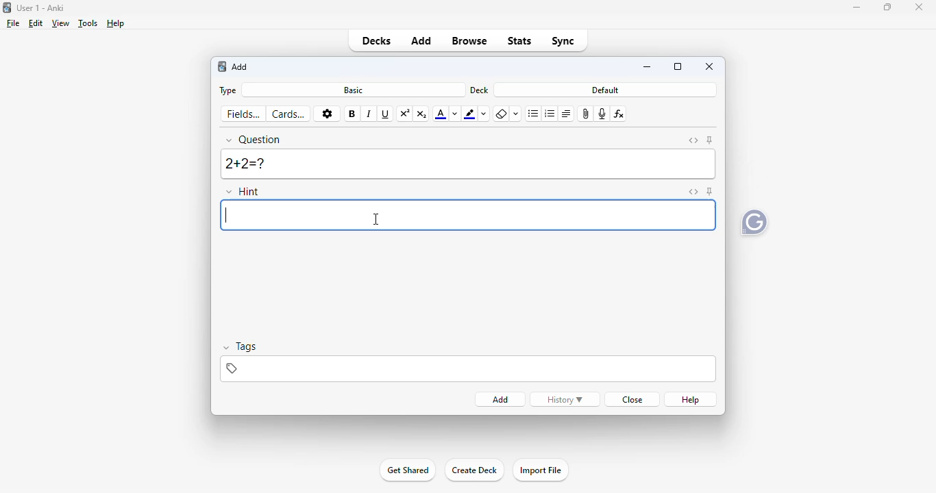  What do you see at coordinates (289, 114) in the screenshot?
I see `cards` at bounding box center [289, 114].